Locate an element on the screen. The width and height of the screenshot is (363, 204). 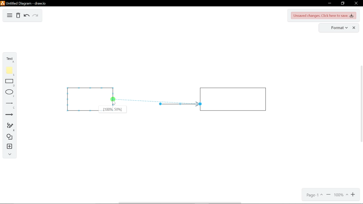
horizontal scrollbar is located at coordinates (181, 203).